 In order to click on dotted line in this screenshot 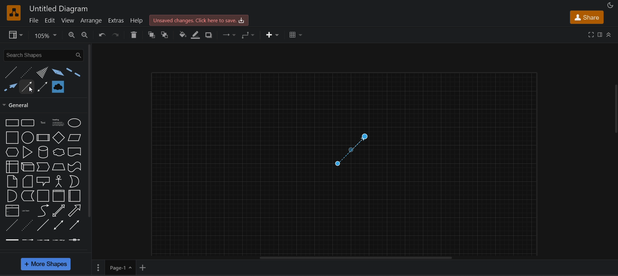, I will do `click(25, 72)`.